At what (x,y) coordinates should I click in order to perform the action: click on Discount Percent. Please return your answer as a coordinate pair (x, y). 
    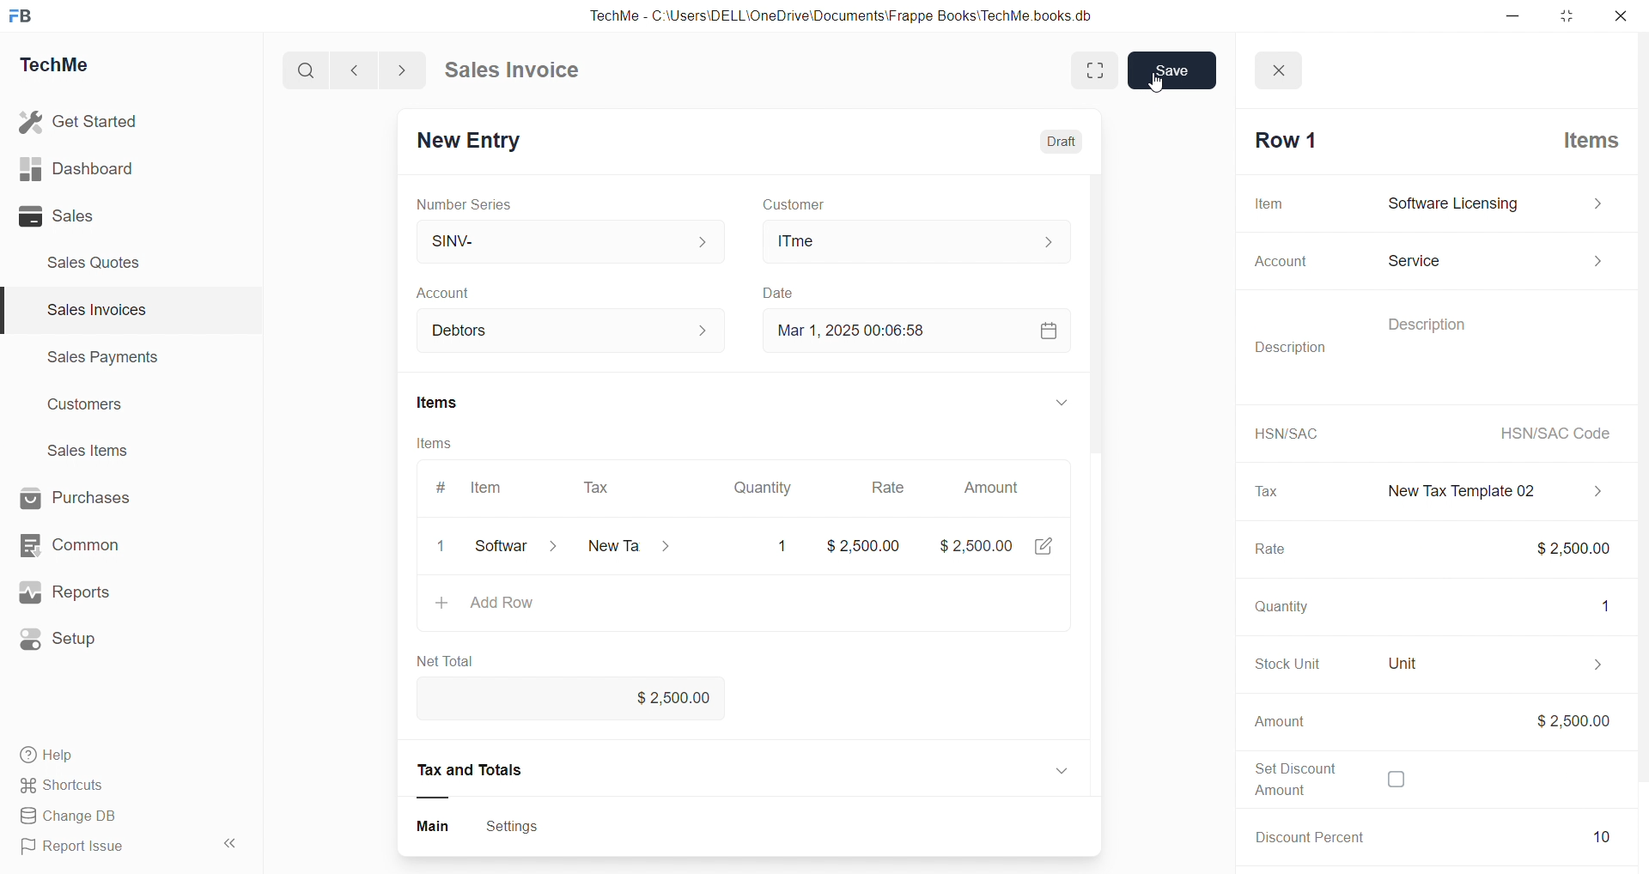
    Looking at the image, I should click on (1304, 836).